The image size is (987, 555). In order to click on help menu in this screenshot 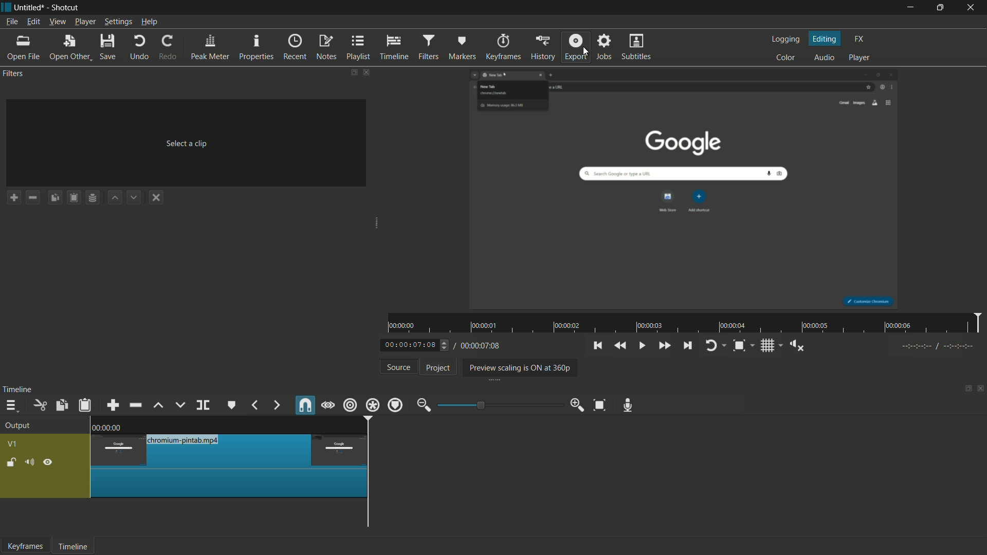, I will do `click(150, 22)`.